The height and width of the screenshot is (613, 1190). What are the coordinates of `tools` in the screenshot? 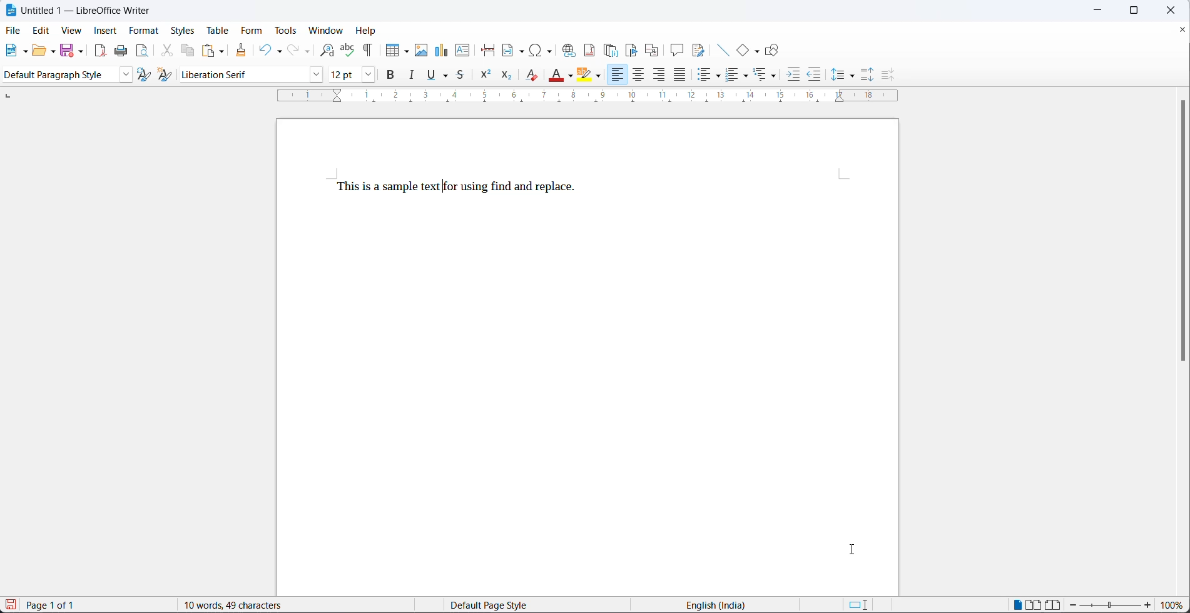 It's located at (288, 31).